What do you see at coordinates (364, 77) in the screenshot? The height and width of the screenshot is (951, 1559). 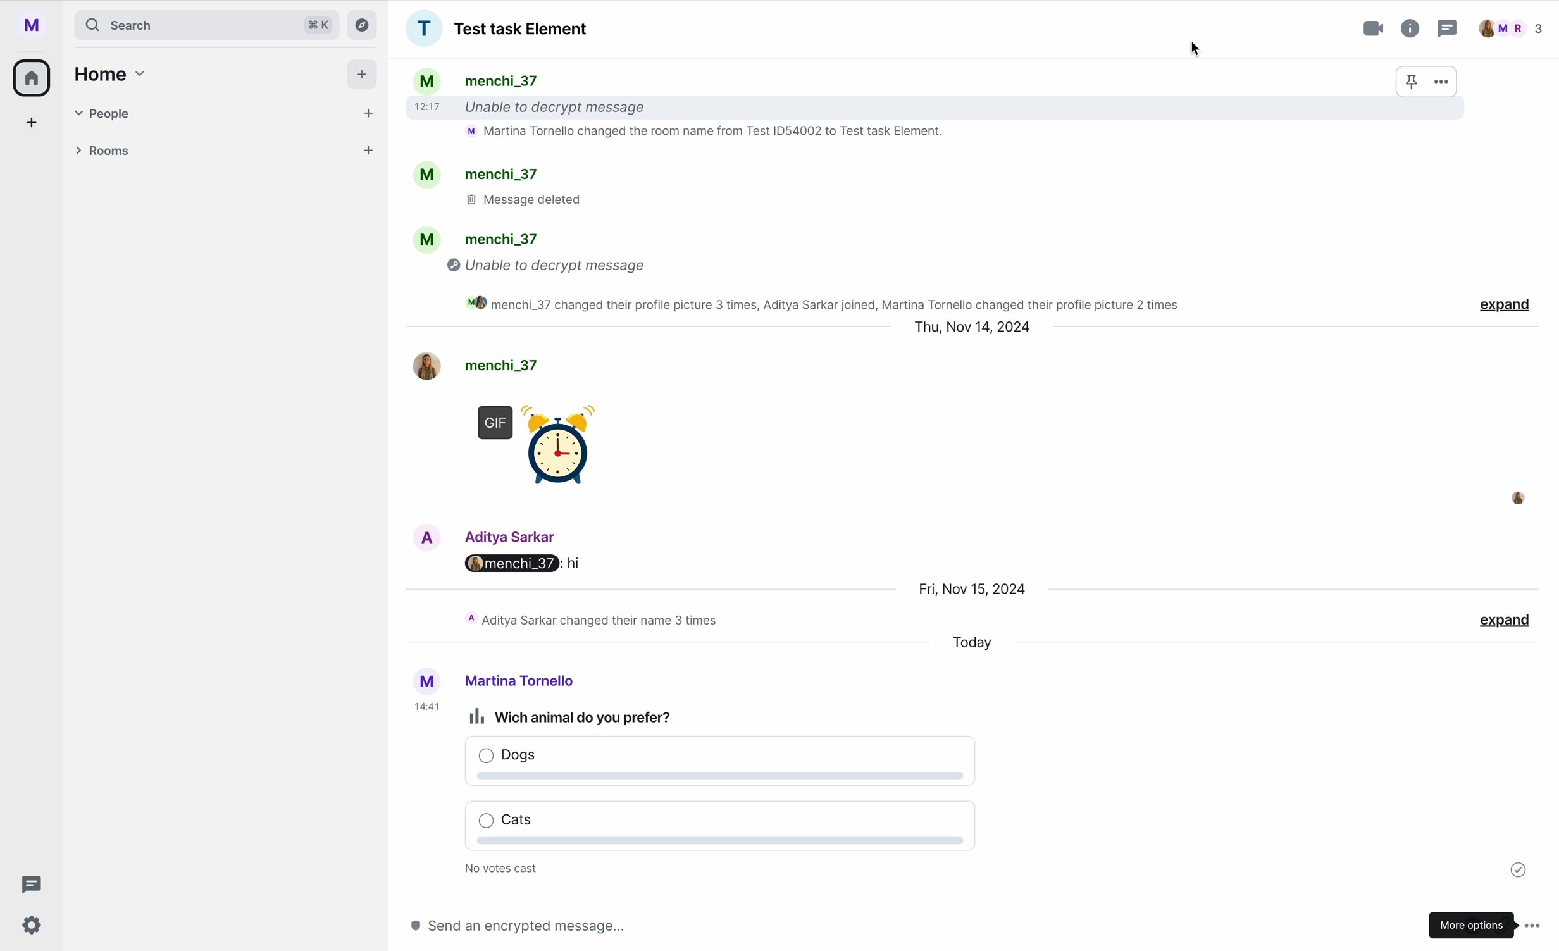 I see `add` at bounding box center [364, 77].